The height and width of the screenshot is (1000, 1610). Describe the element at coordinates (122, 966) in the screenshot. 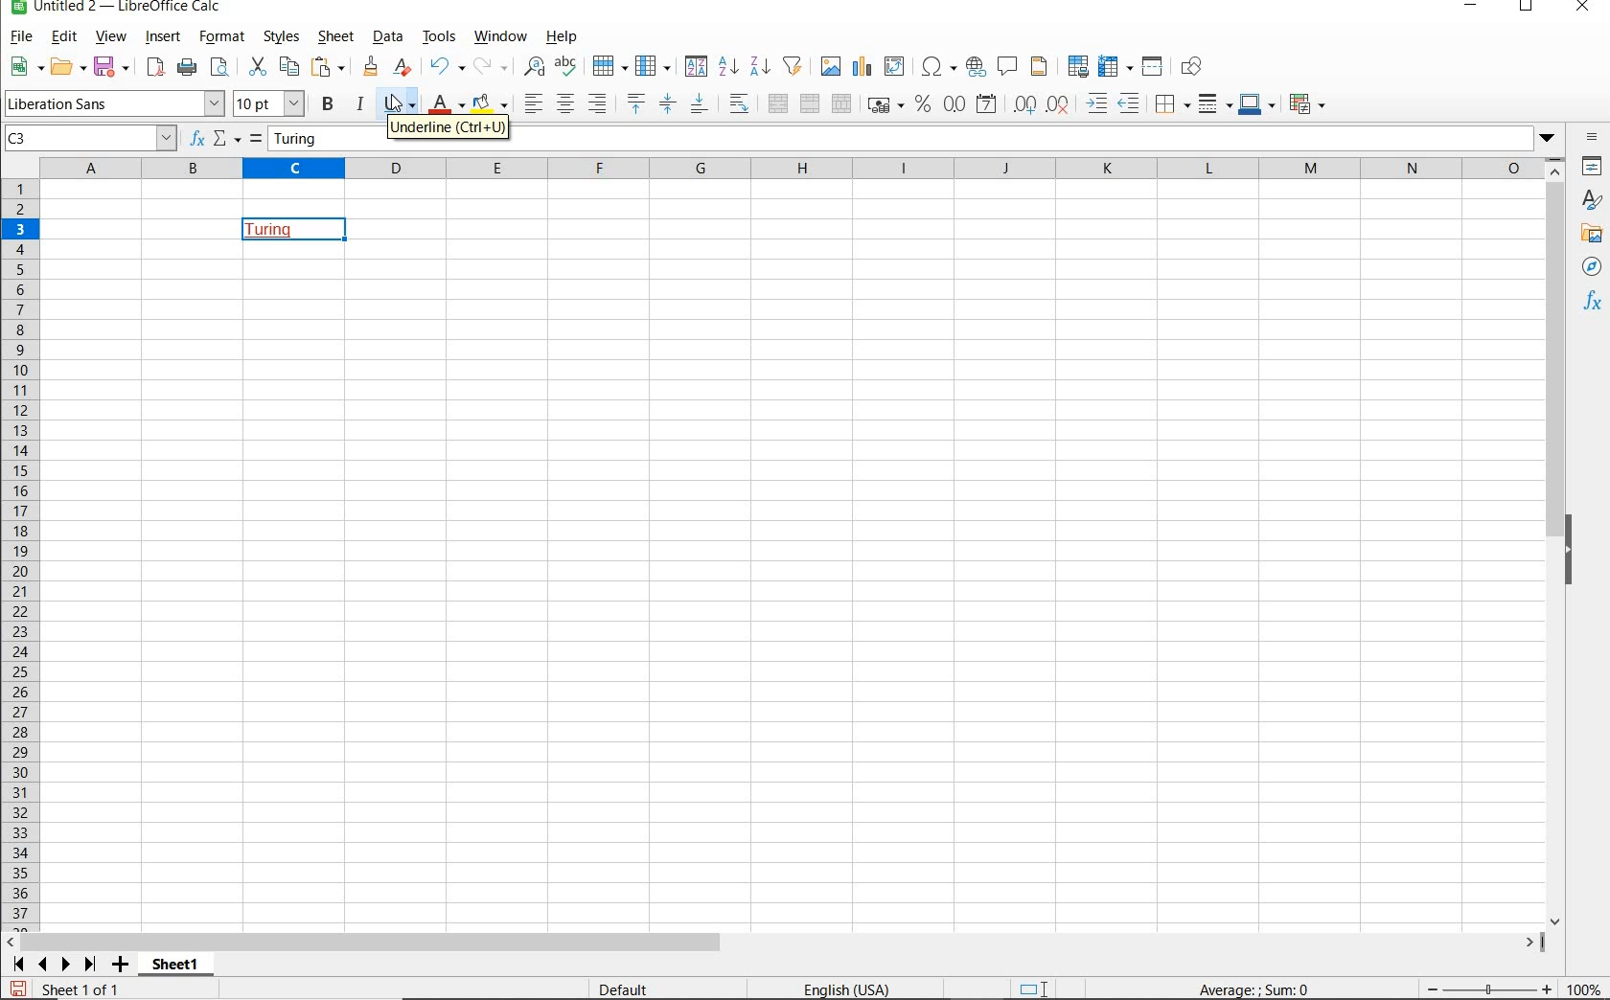

I see `ADD SHEET` at that location.